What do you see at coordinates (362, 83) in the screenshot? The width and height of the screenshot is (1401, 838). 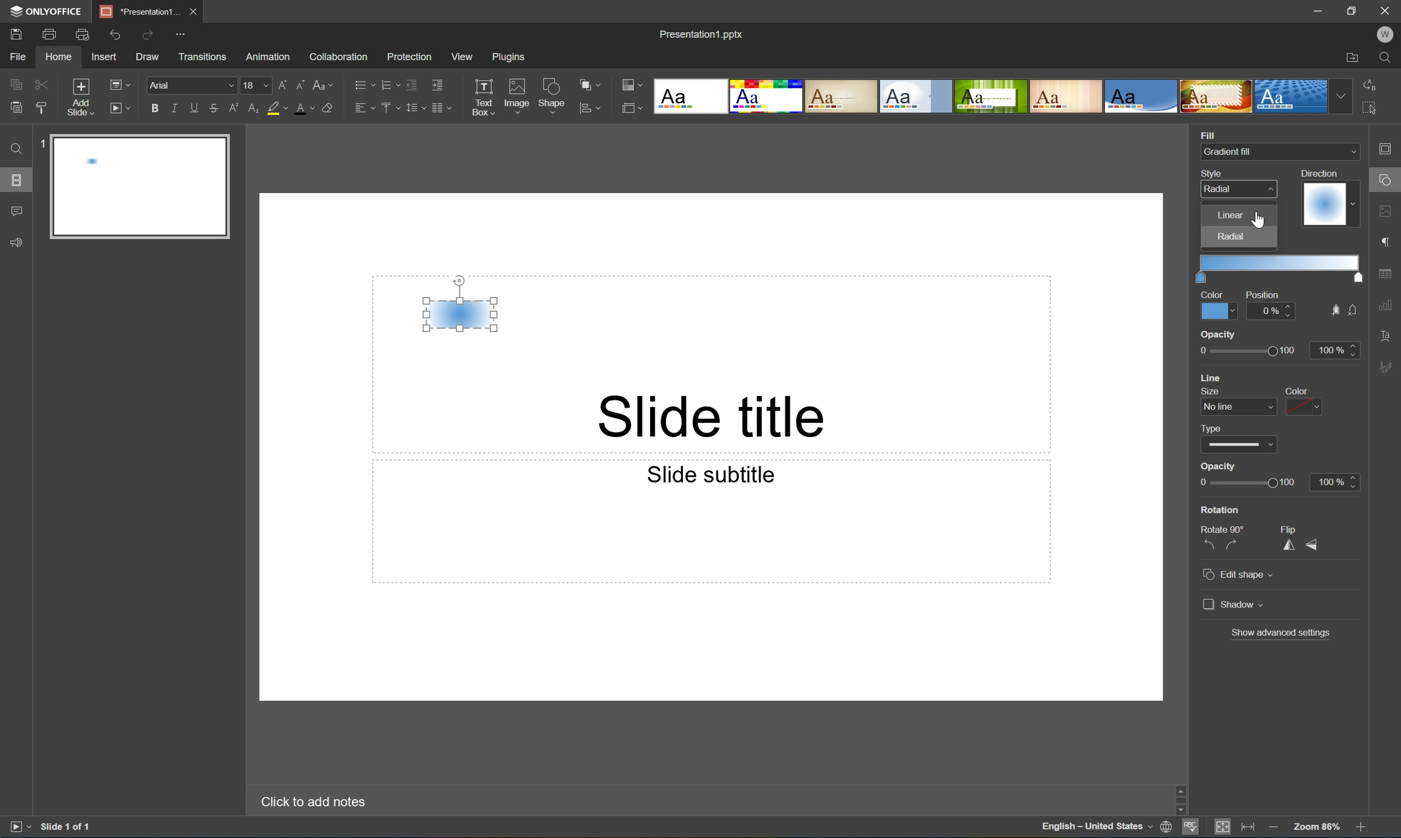 I see `Bullets` at bounding box center [362, 83].